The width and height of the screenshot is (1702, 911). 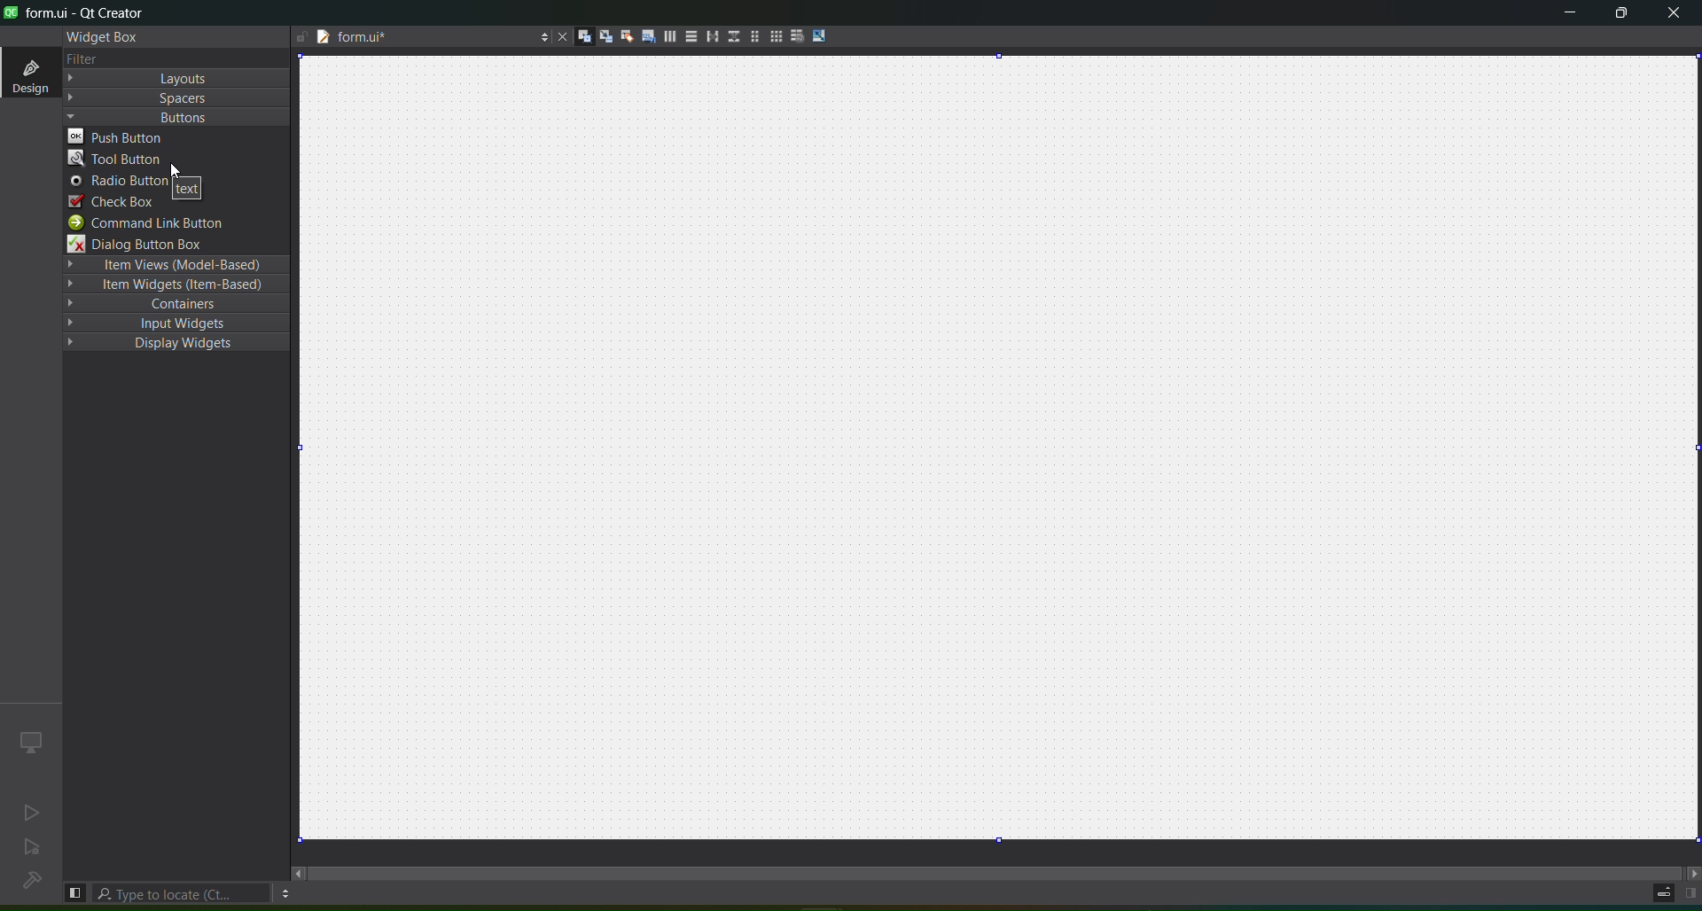 I want to click on no active project, so click(x=35, y=810).